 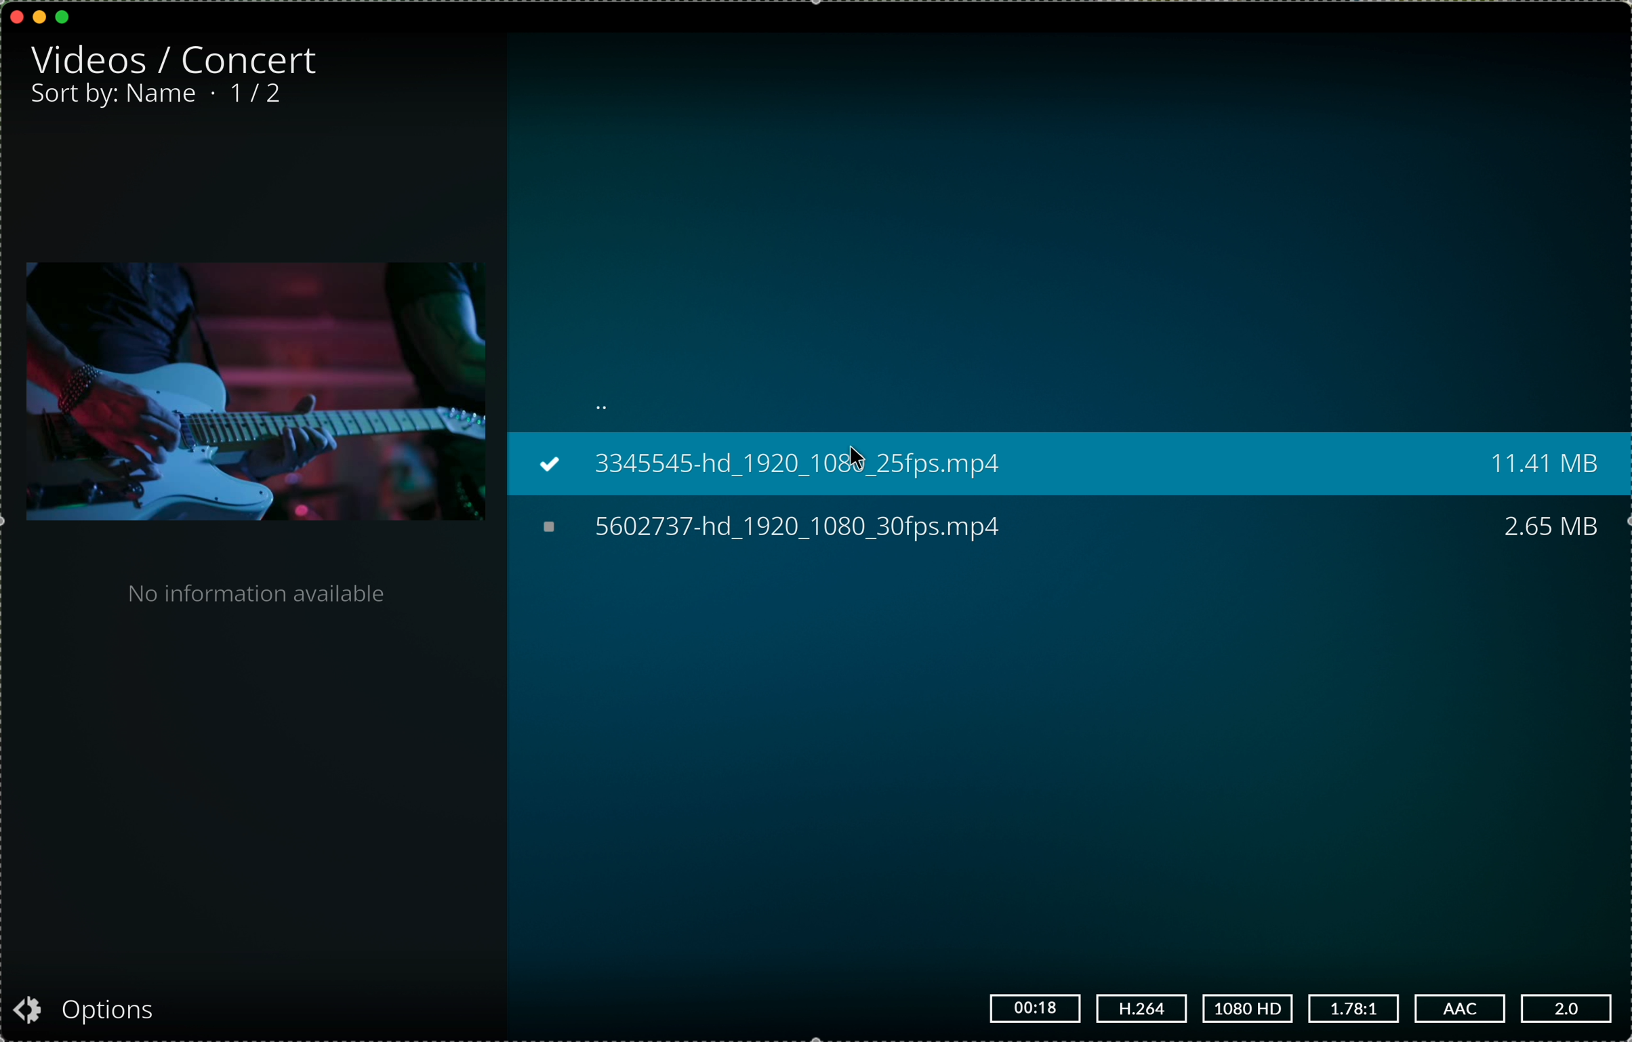 What do you see at coordinates (1461, 1009) in the screenshot?
I see `AAC` at bounding box center [1461, 1009].